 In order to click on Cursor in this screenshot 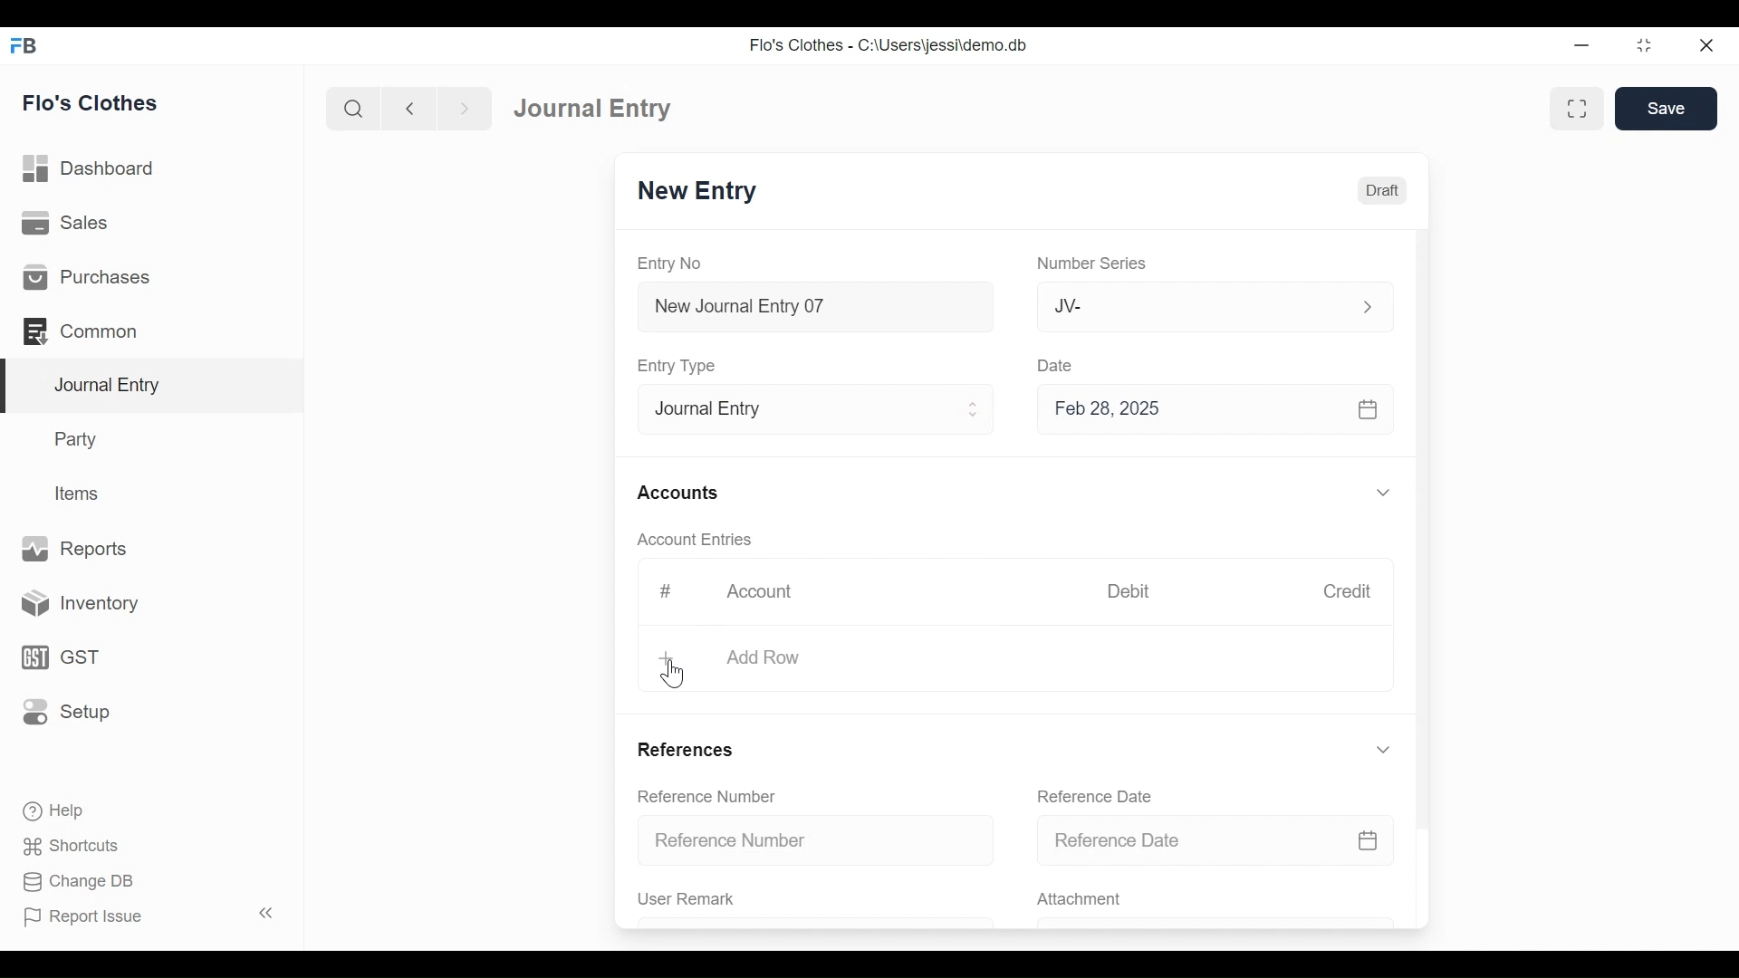, I will do `click(675, 673)`.